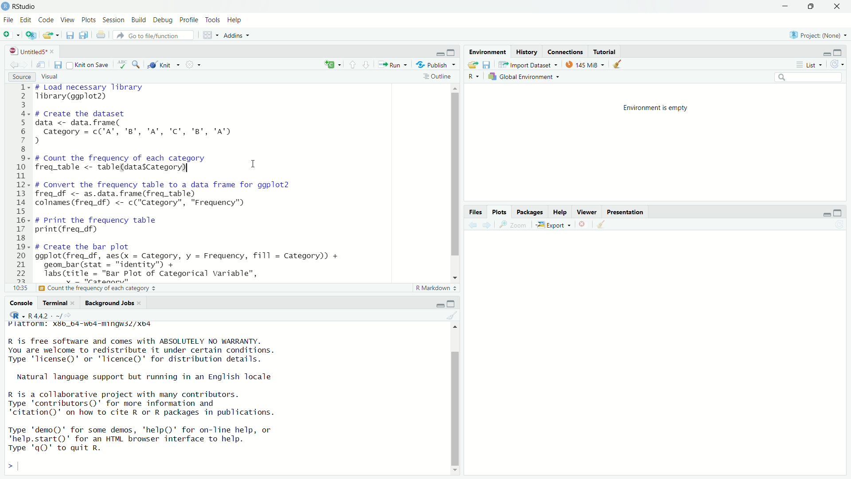 The height and width of the screenshot is (479, 851). I want to click on untitled5, so click(35, 51).